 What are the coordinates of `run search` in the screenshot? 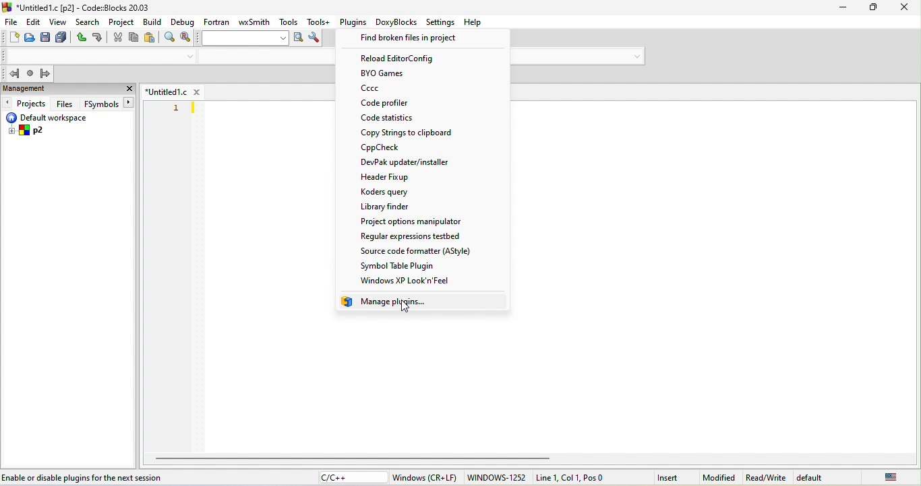 It's located at (299, 39).